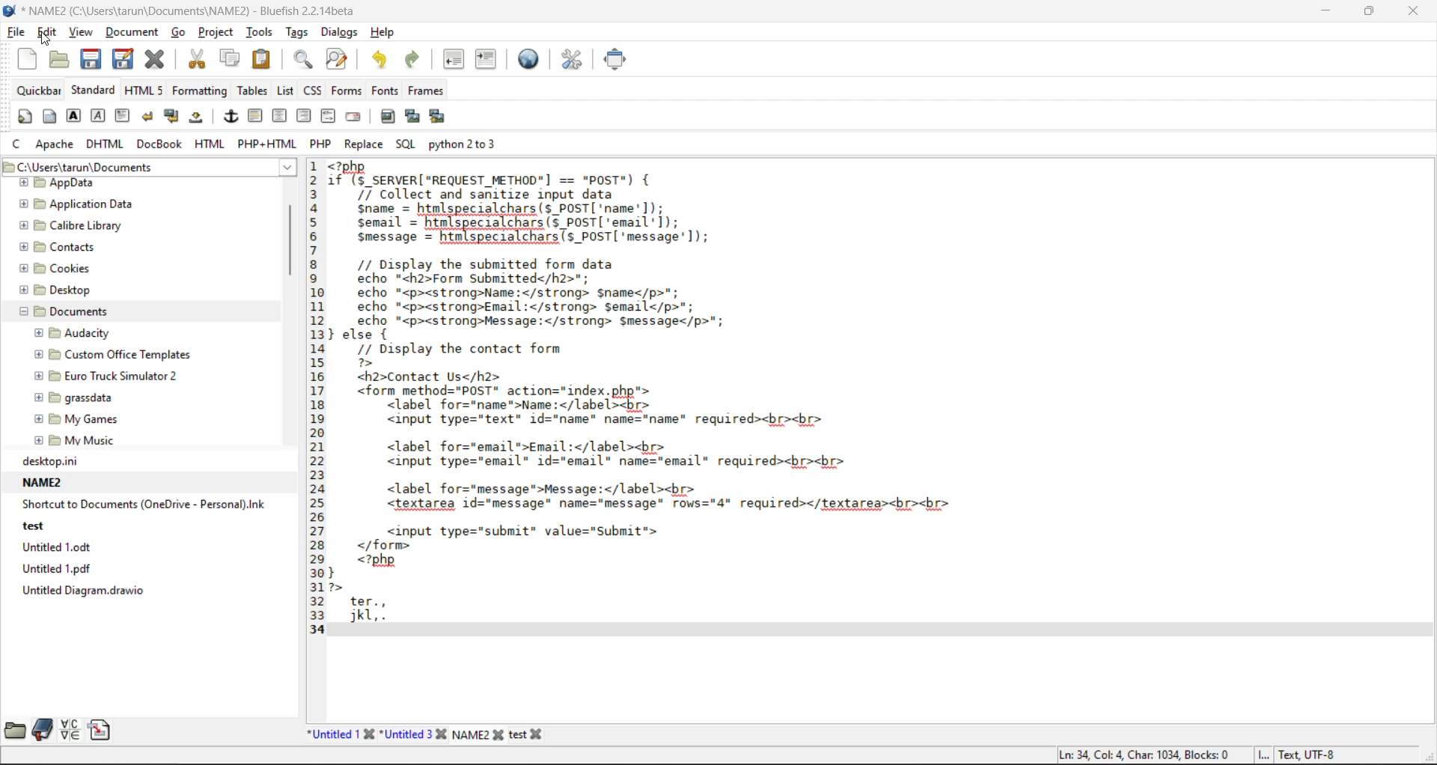 This screenshot has width=1437, height=765. What do you see at coordinates (58, 289) in the screenshot?
I see `Desktop` at bounding box center [58, 289].